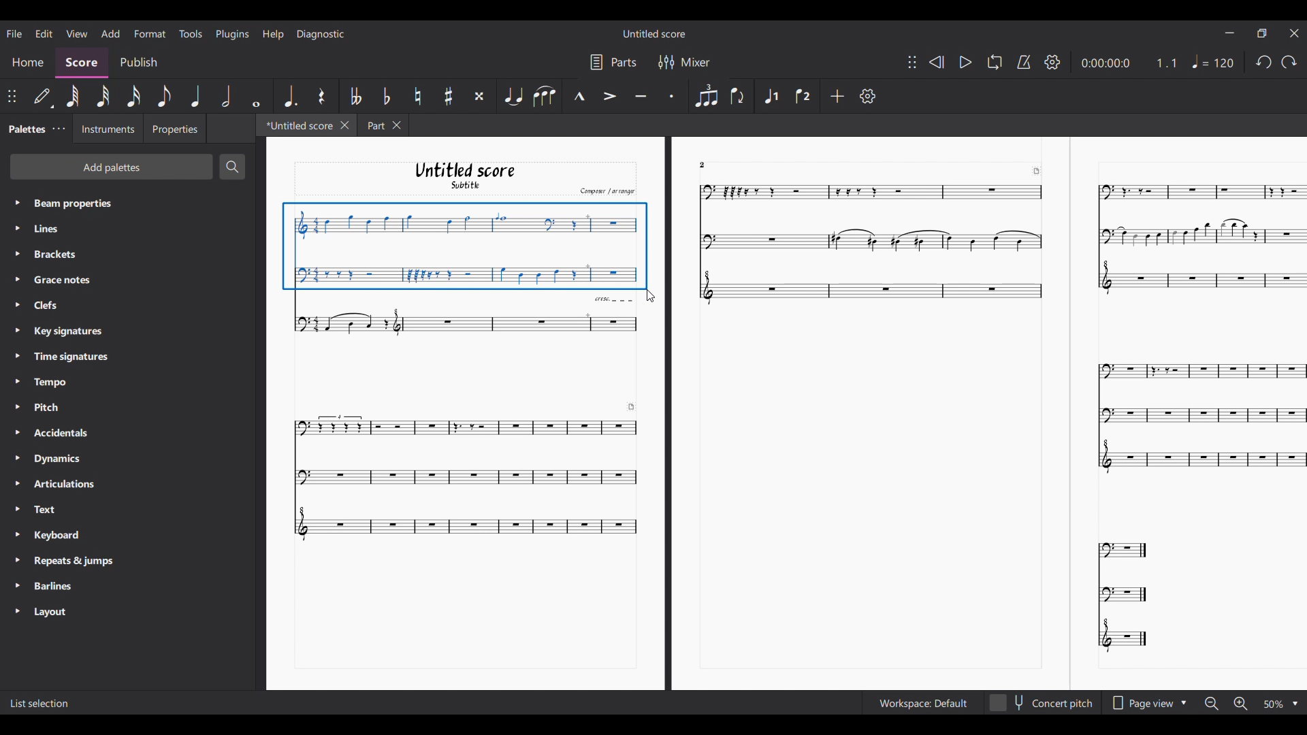  Describe the element at coordinates (14, 612) in the screenshot. I see `` at that location.